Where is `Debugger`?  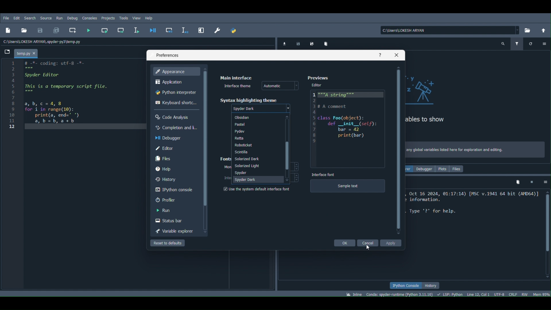 Debugger is located at coordinates (174, 137).